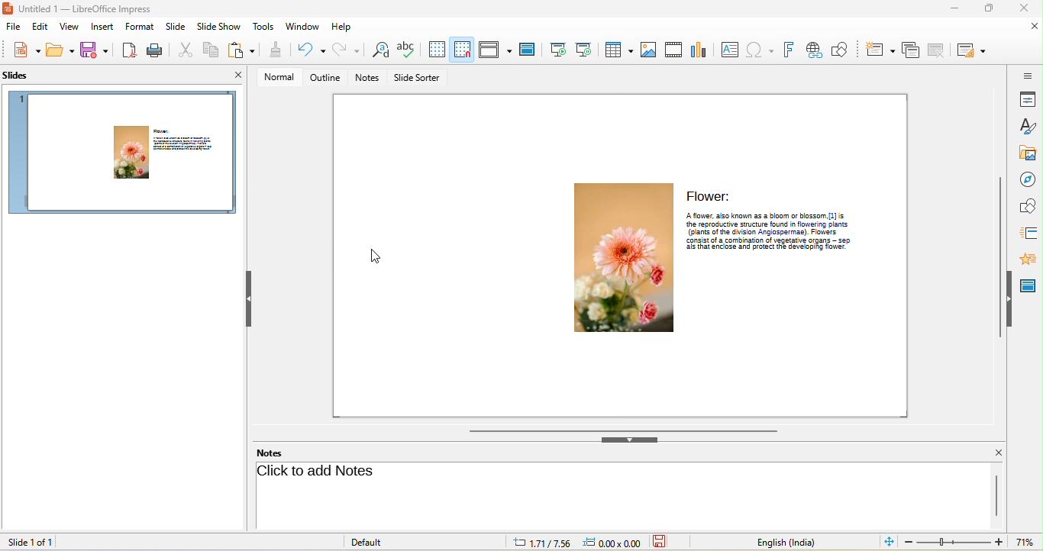 This screenshot has width=1043, height=551. What do you see at coordinates (240, 49) in the screenshot?
I see `paste` at bounding box center [240, 49].